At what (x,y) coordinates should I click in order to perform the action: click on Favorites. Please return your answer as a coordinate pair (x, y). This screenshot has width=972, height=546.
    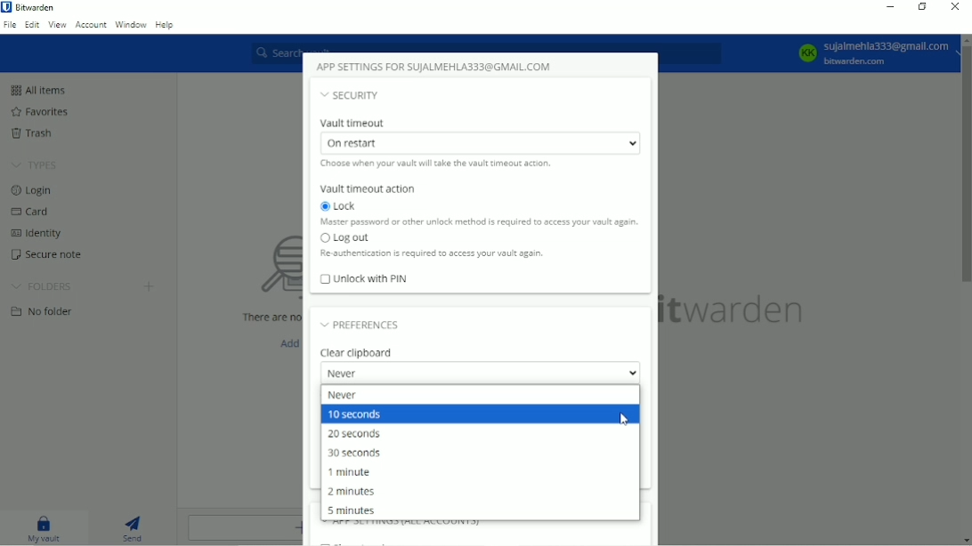
    Looking at the image, I should click on (48, 111).